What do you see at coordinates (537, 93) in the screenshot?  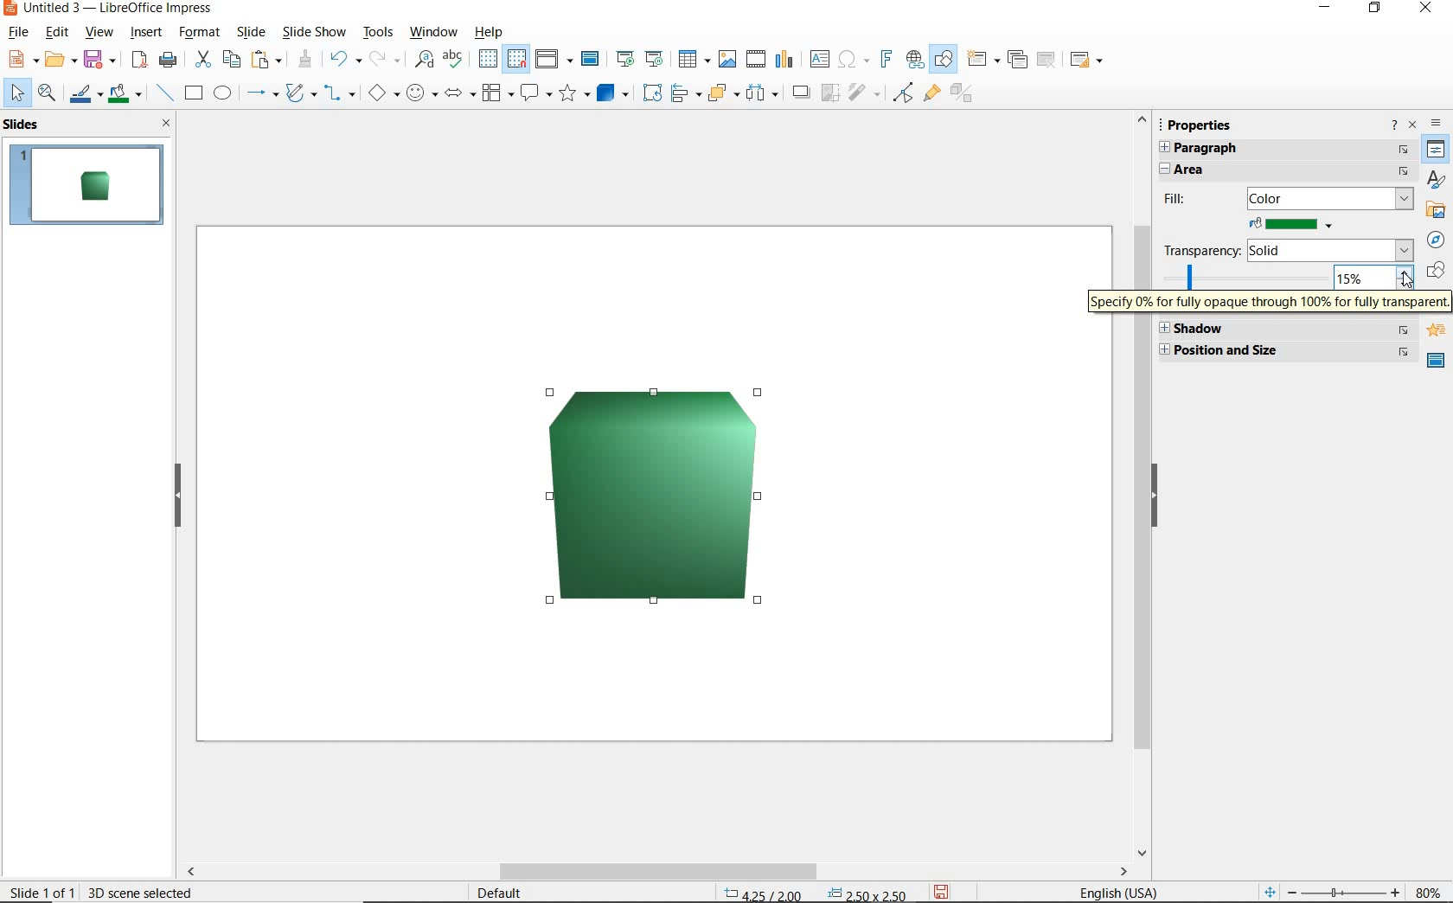 I see `callout shapes` at bounding box center [537, 93].